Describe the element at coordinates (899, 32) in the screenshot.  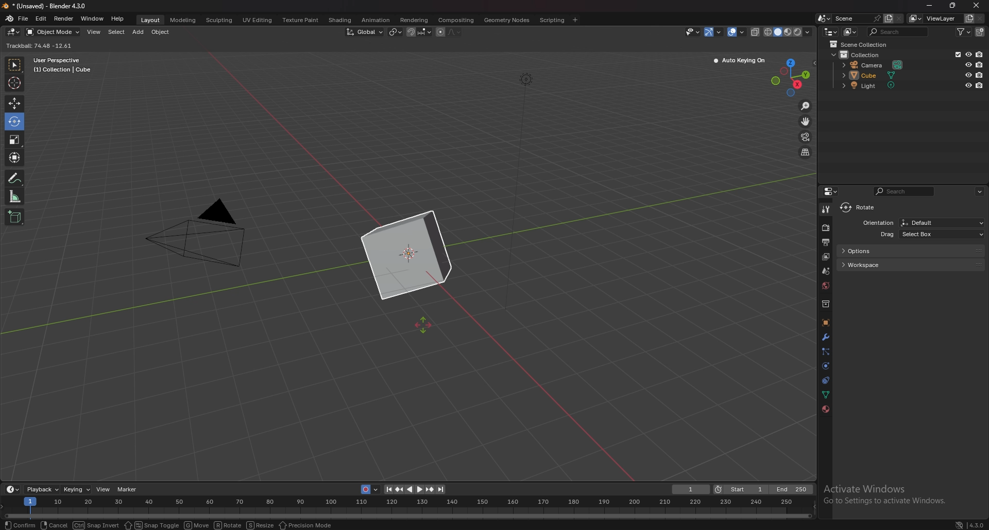
I see `search` at that location.